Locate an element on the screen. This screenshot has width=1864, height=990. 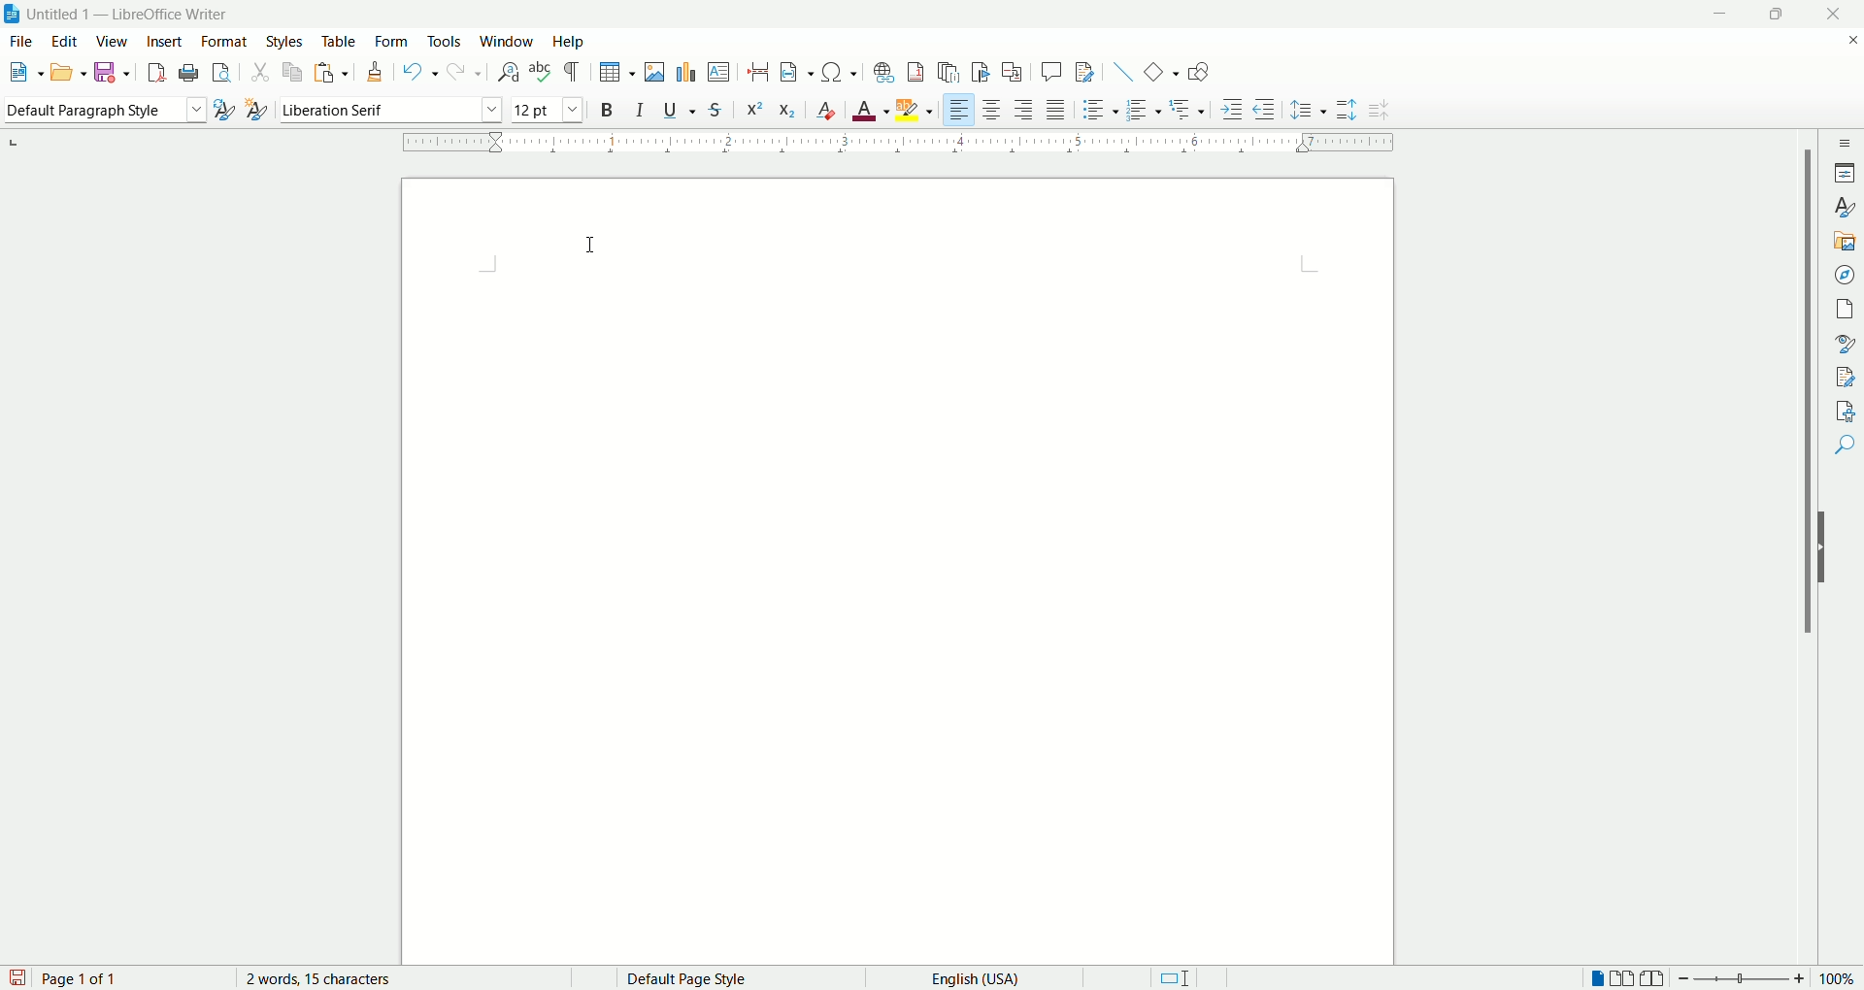
single page view is located at coordinates (1597, 978).